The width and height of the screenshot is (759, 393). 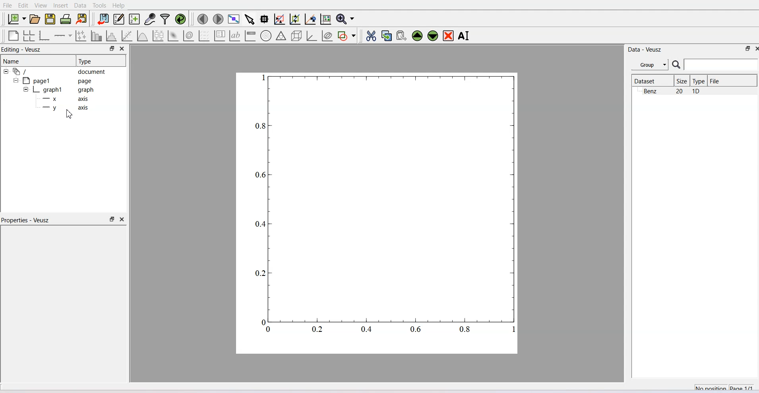 I want to click on Add shape to the plot, so click(x=346, y=36).